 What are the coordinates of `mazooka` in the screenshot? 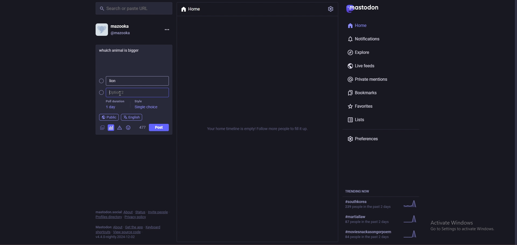 It's located at (121, 26).